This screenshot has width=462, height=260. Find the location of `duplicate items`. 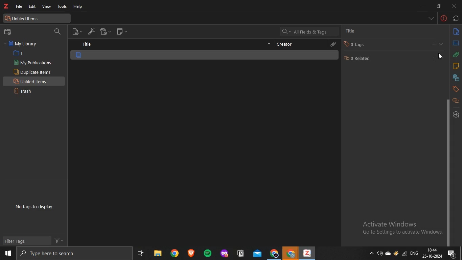

duplicate items is located at coordinates (33, 72).